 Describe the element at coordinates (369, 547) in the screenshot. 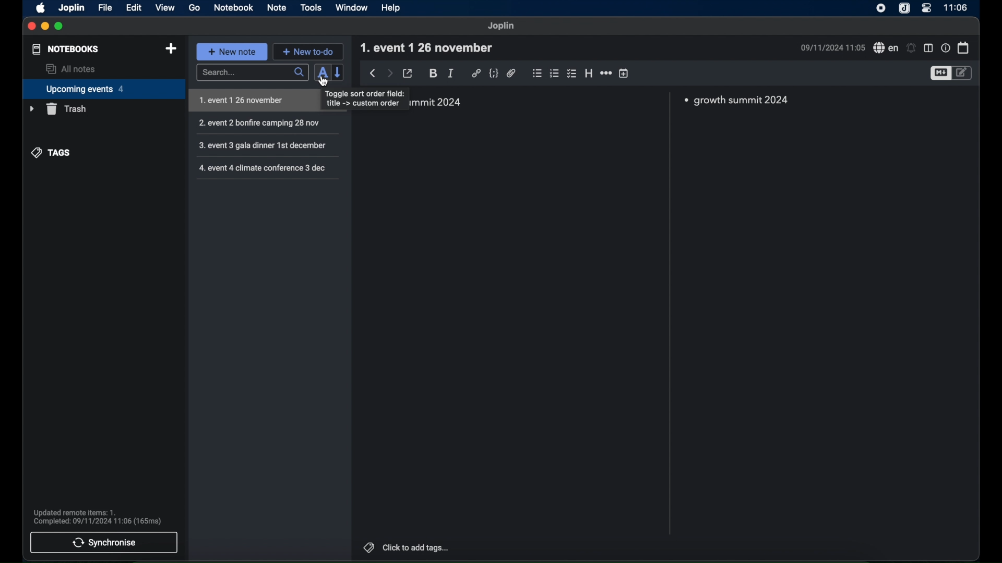

I see `tags` at that location.